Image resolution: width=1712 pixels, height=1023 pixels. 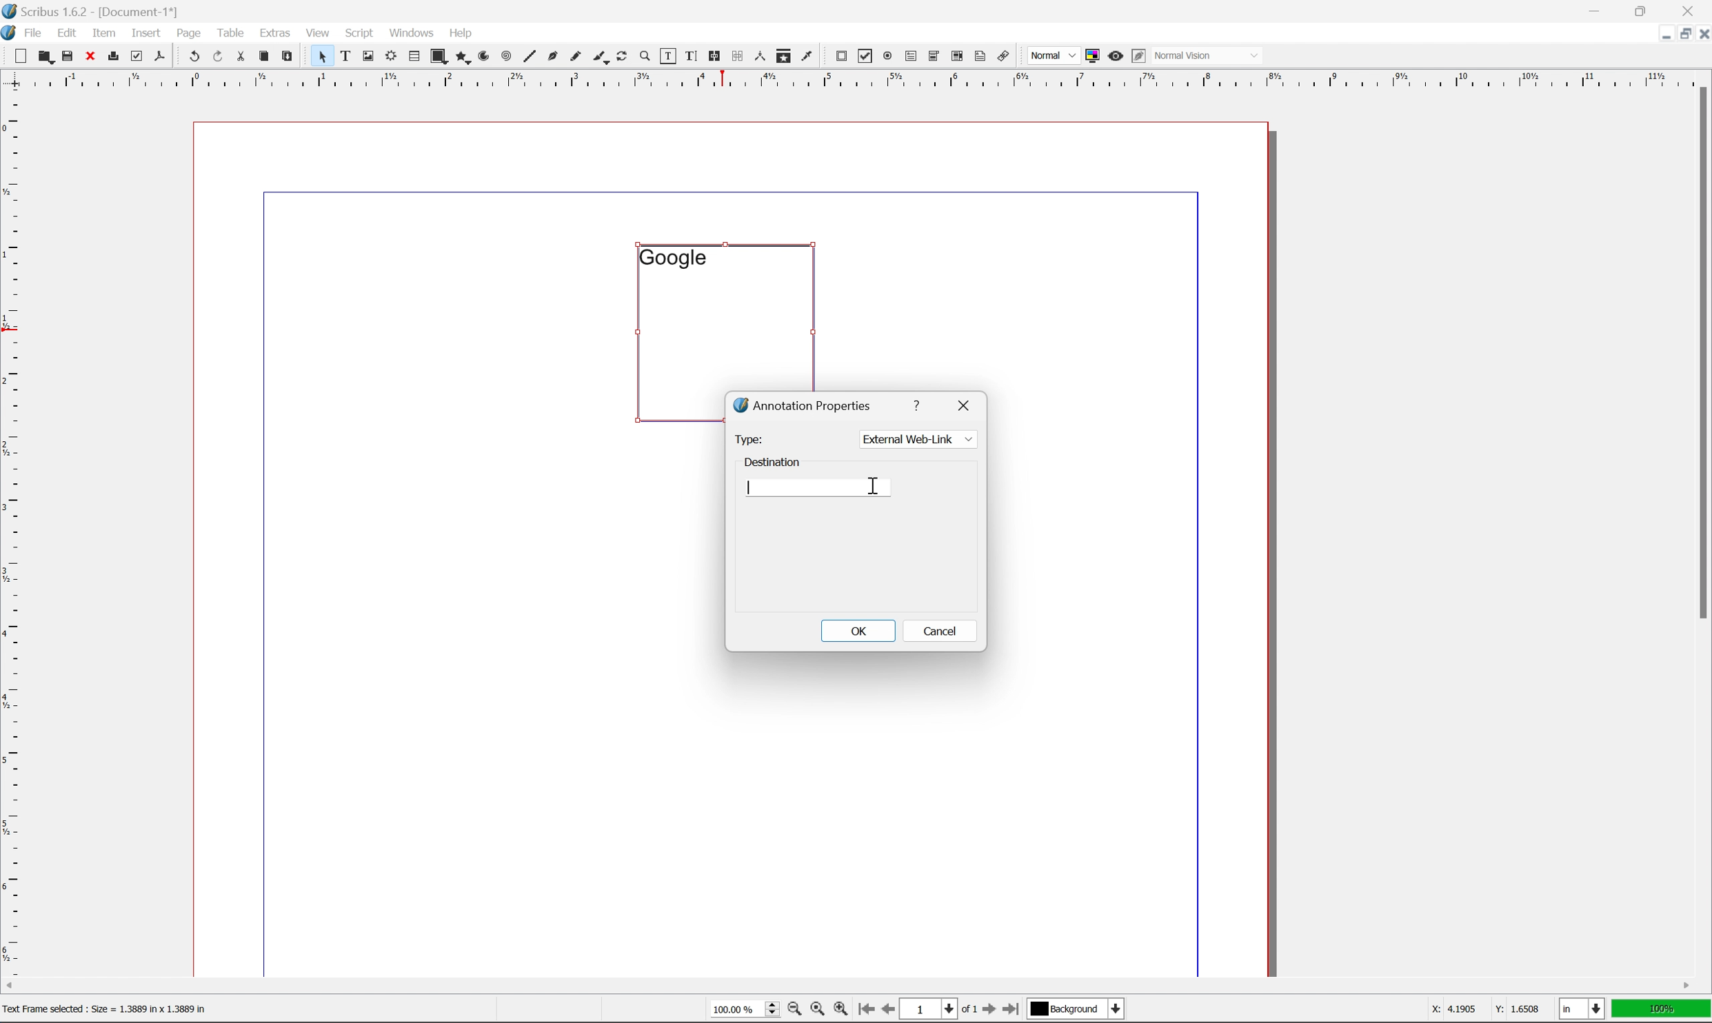 What do you see at coordinates (231, 32) in the screenshot?
I see `table` at bounding box center [231, 32].